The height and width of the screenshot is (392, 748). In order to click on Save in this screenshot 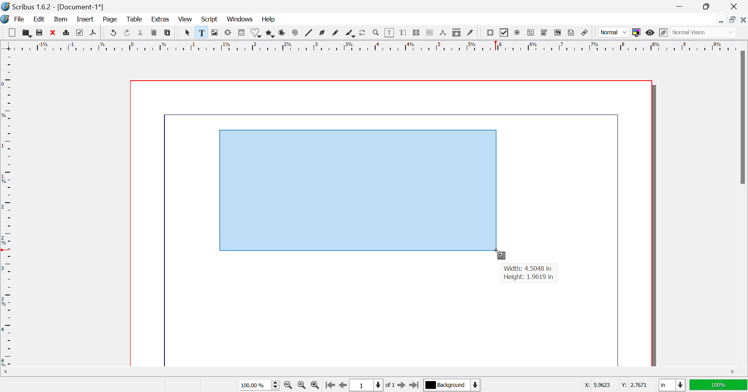, I will do `click(39, 33)`.